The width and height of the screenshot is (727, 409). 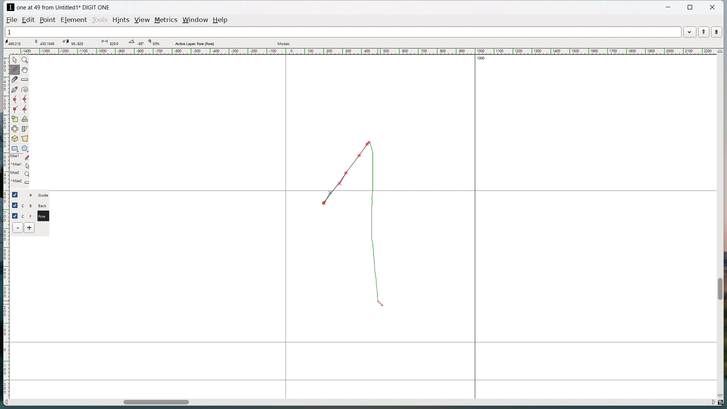 I want to click on hints, so click(x=122, y=20).